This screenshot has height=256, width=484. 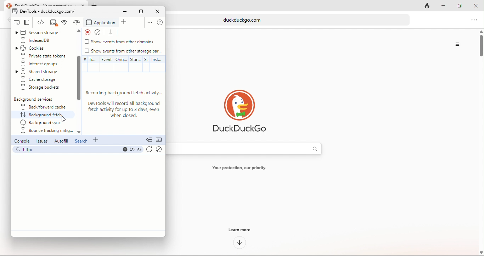 What do you see at coordinates (441, 6) in the screenshot?
I see `minimize` at bounding box center [441, 6].